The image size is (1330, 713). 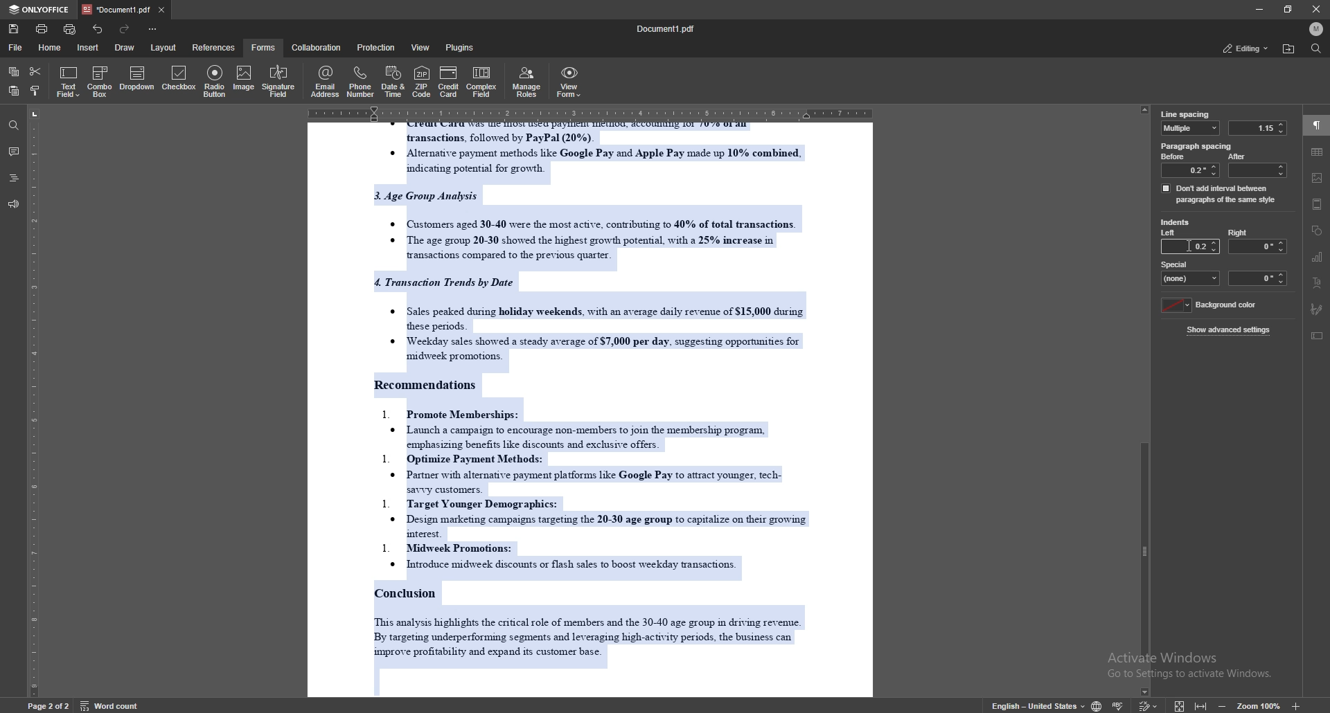 What do you see at coordinates (1190, 246) in the screenshot?
I see `cursor` at bounding box center [1190, 246].